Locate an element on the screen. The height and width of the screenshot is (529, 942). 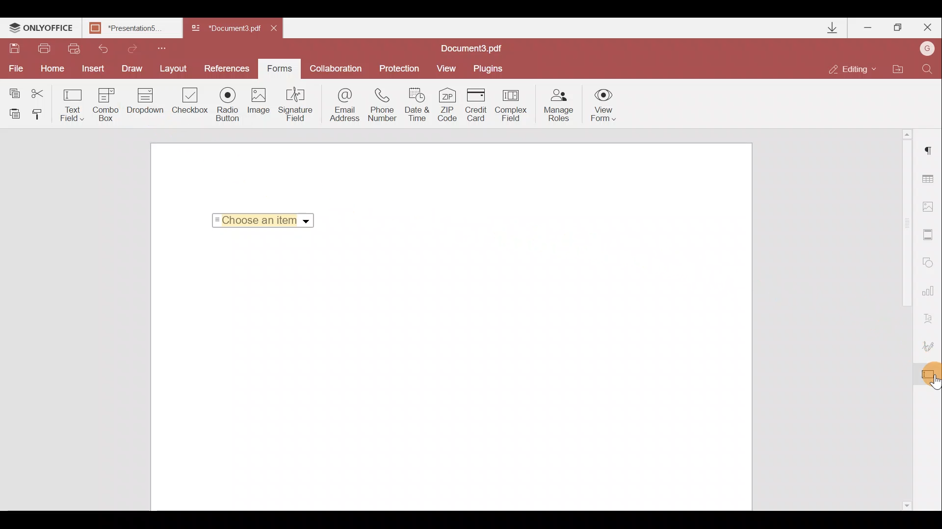
Find is located at coordinates (929, 69).